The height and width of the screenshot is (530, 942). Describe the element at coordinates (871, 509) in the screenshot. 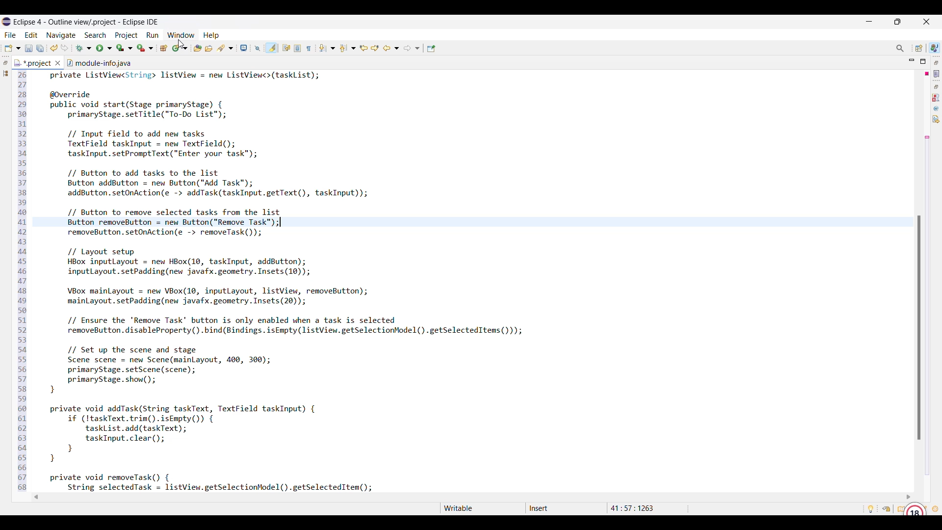

I see `Tip of the day` at that location.